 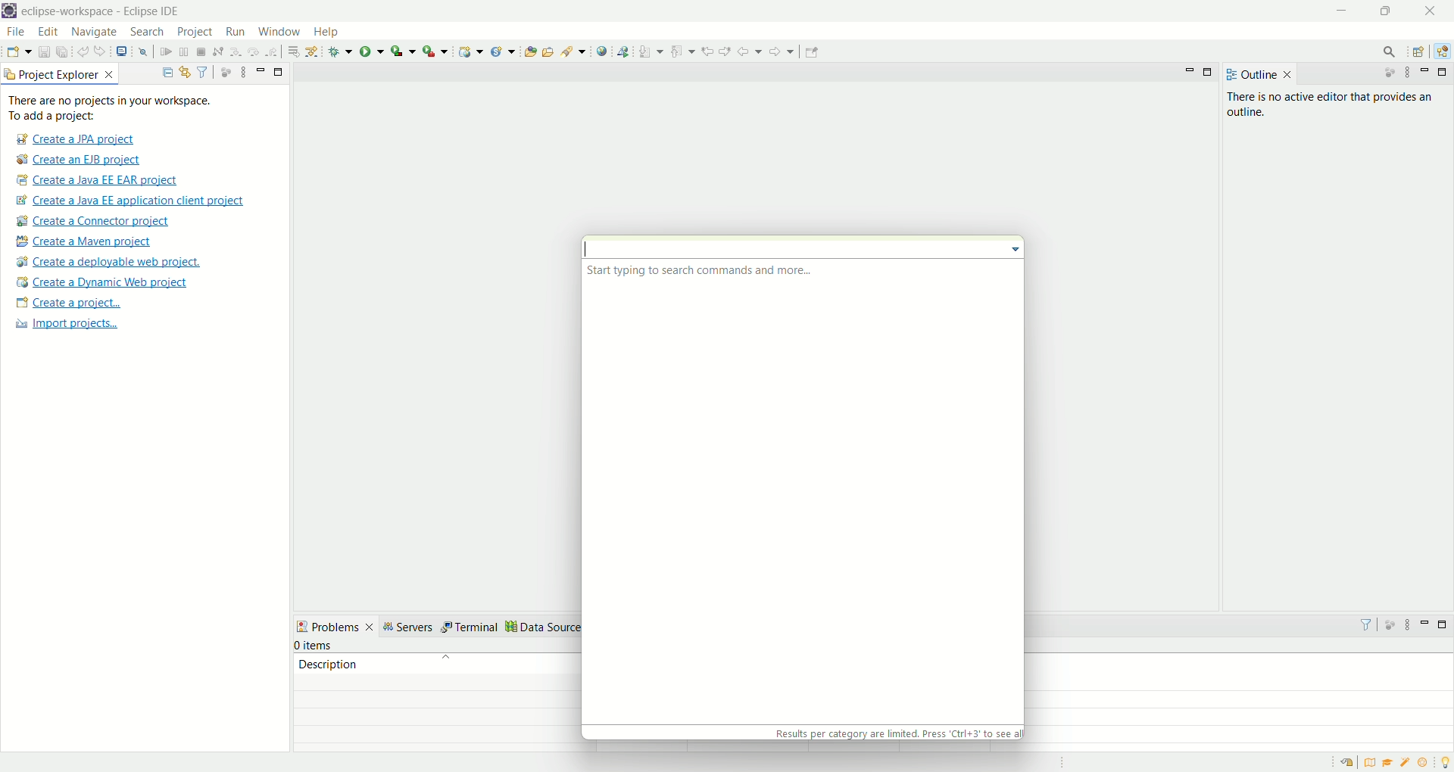 What do you see at coordinates (166, 72) in the screenshot?
I see `collapse all` at bounding box center [166, 72].